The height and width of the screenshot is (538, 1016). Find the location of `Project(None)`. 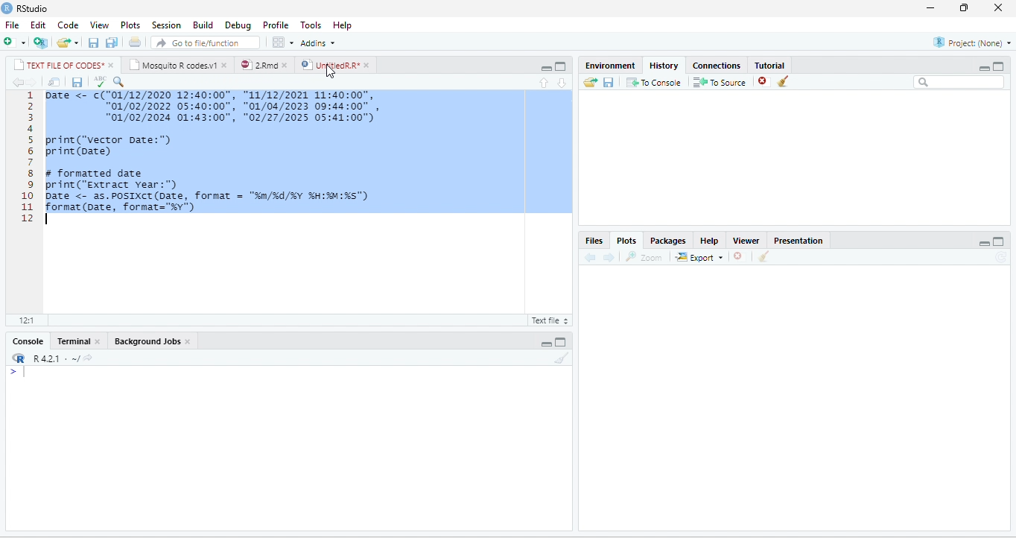

Project(None) is located at coordinates (972, 42).